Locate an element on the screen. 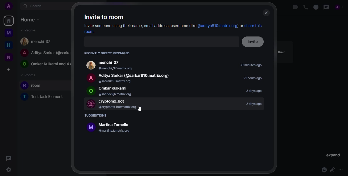  people is located at coordinates (36, 42).